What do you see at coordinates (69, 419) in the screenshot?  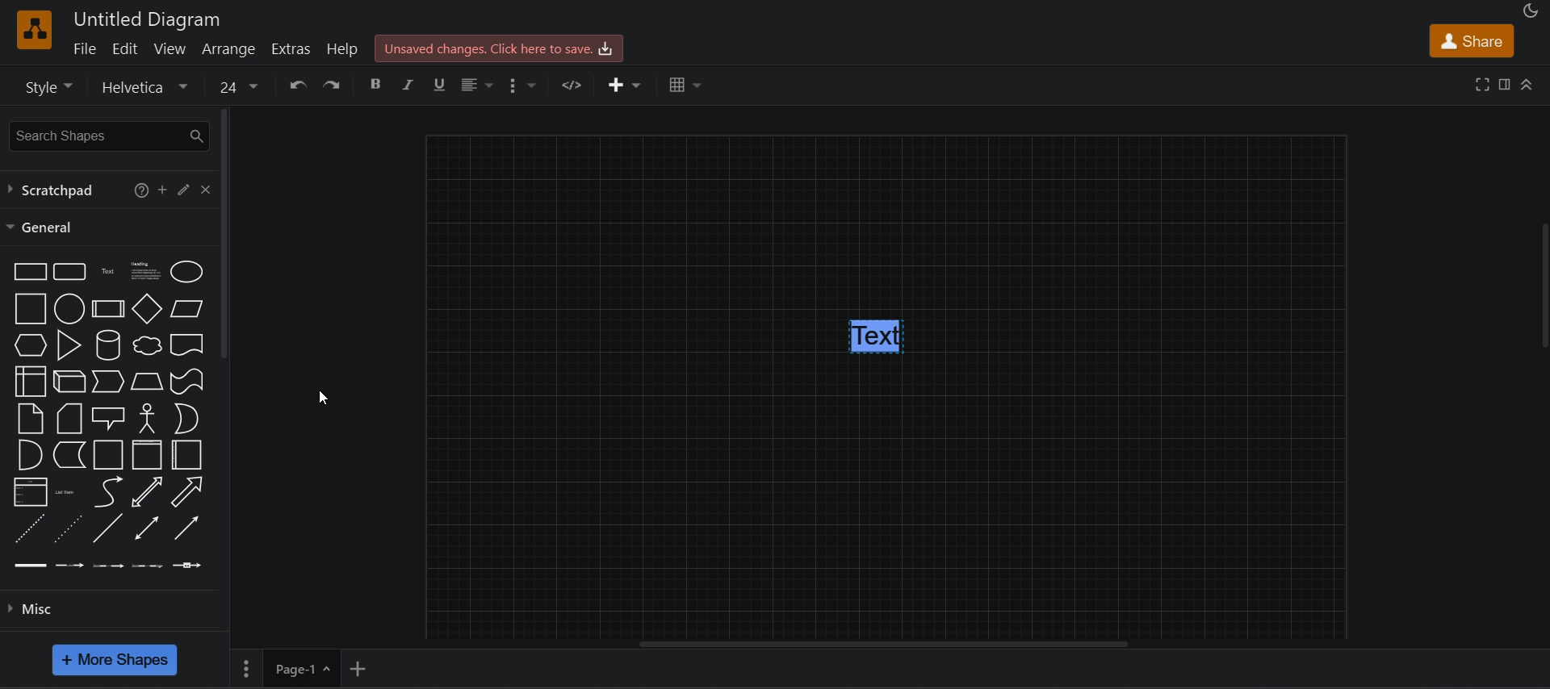 I see `Card` at bounding box center [69, 419].